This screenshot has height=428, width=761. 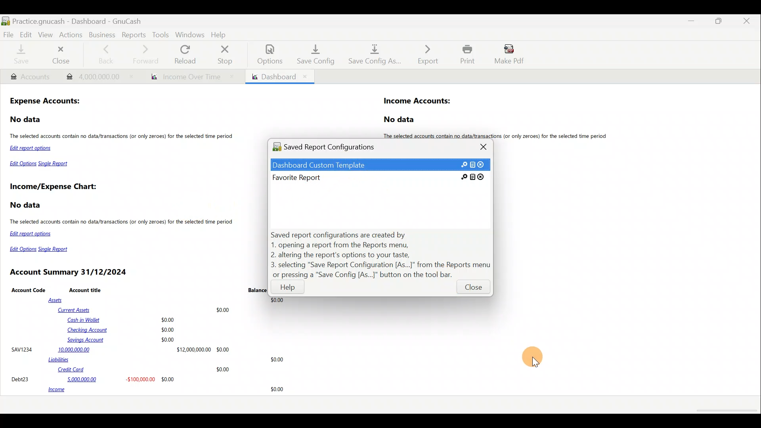 I want to click on Account, so click(x=30, y=77).